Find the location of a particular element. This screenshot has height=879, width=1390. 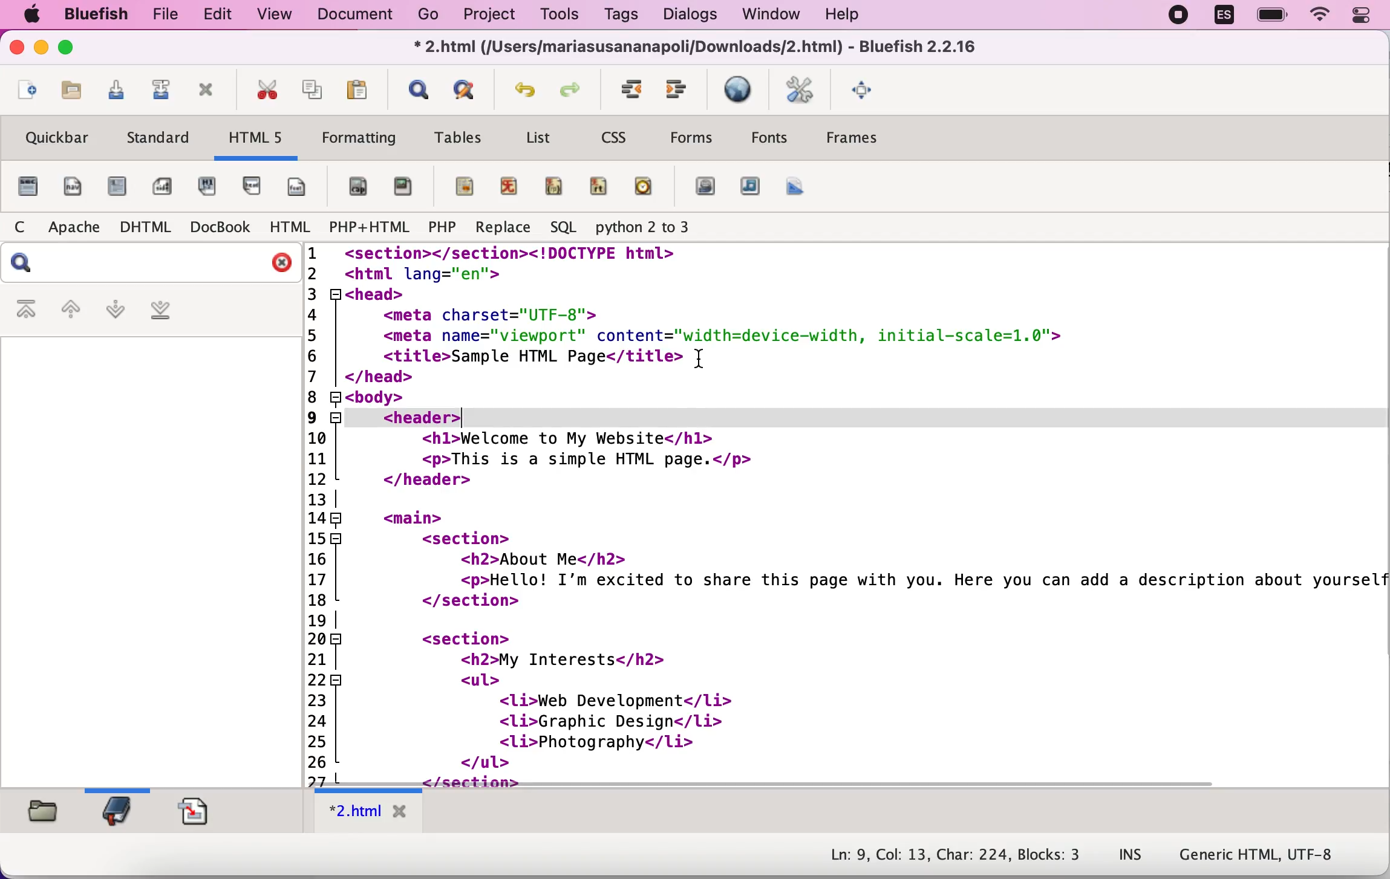

snippets is located at coordinates (198, 813).